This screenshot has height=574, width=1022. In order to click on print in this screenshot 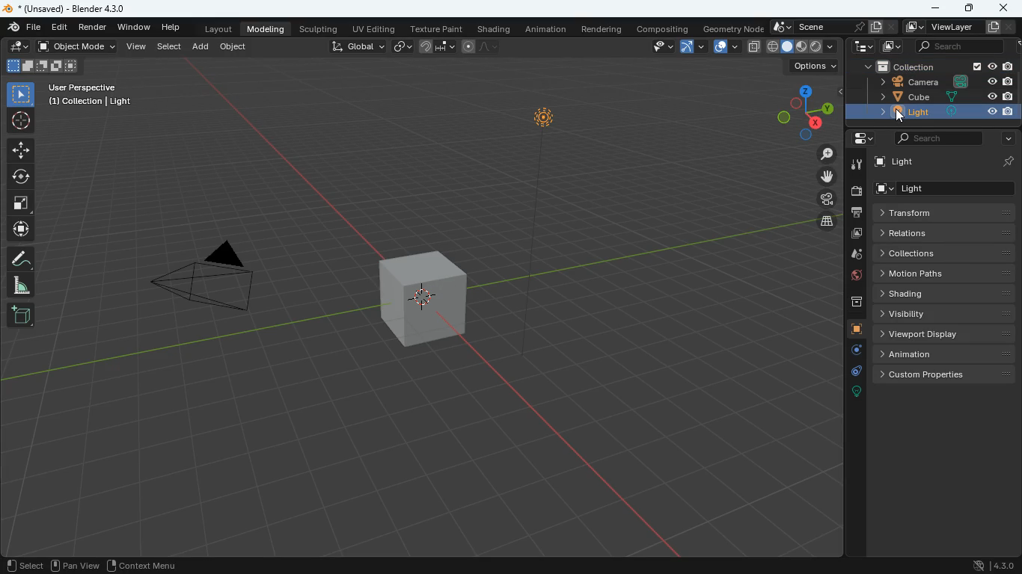, I will do `click(858, 214)`.